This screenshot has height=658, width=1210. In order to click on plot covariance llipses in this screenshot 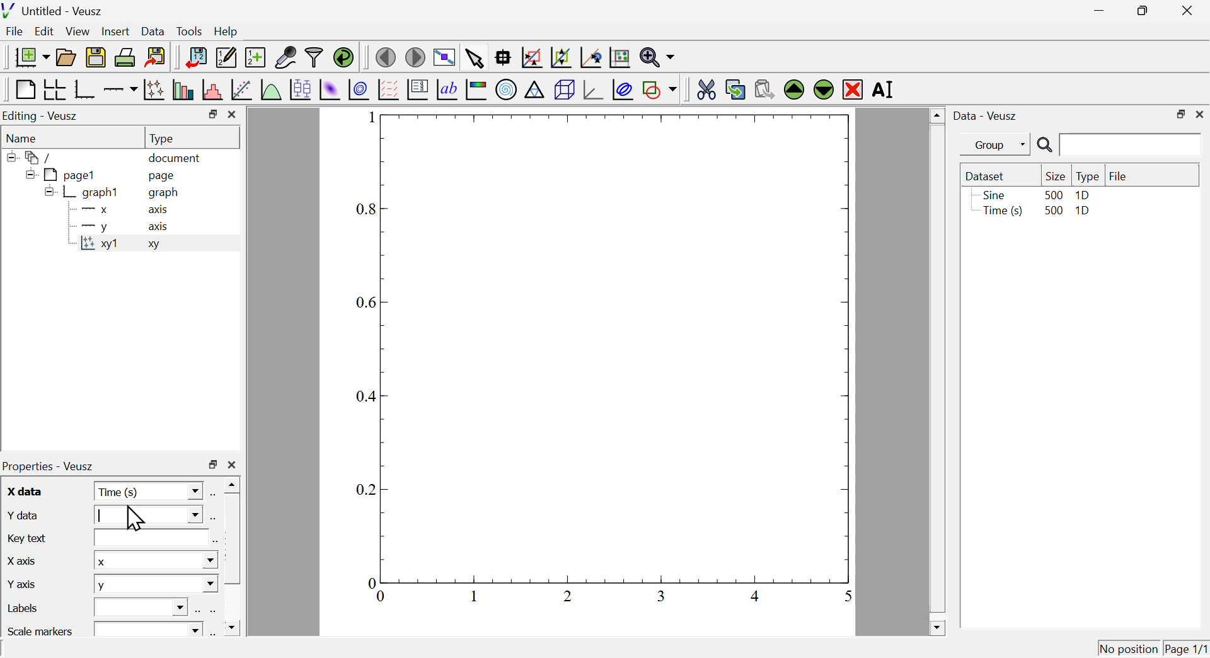, I will do `click(625, 89)`.